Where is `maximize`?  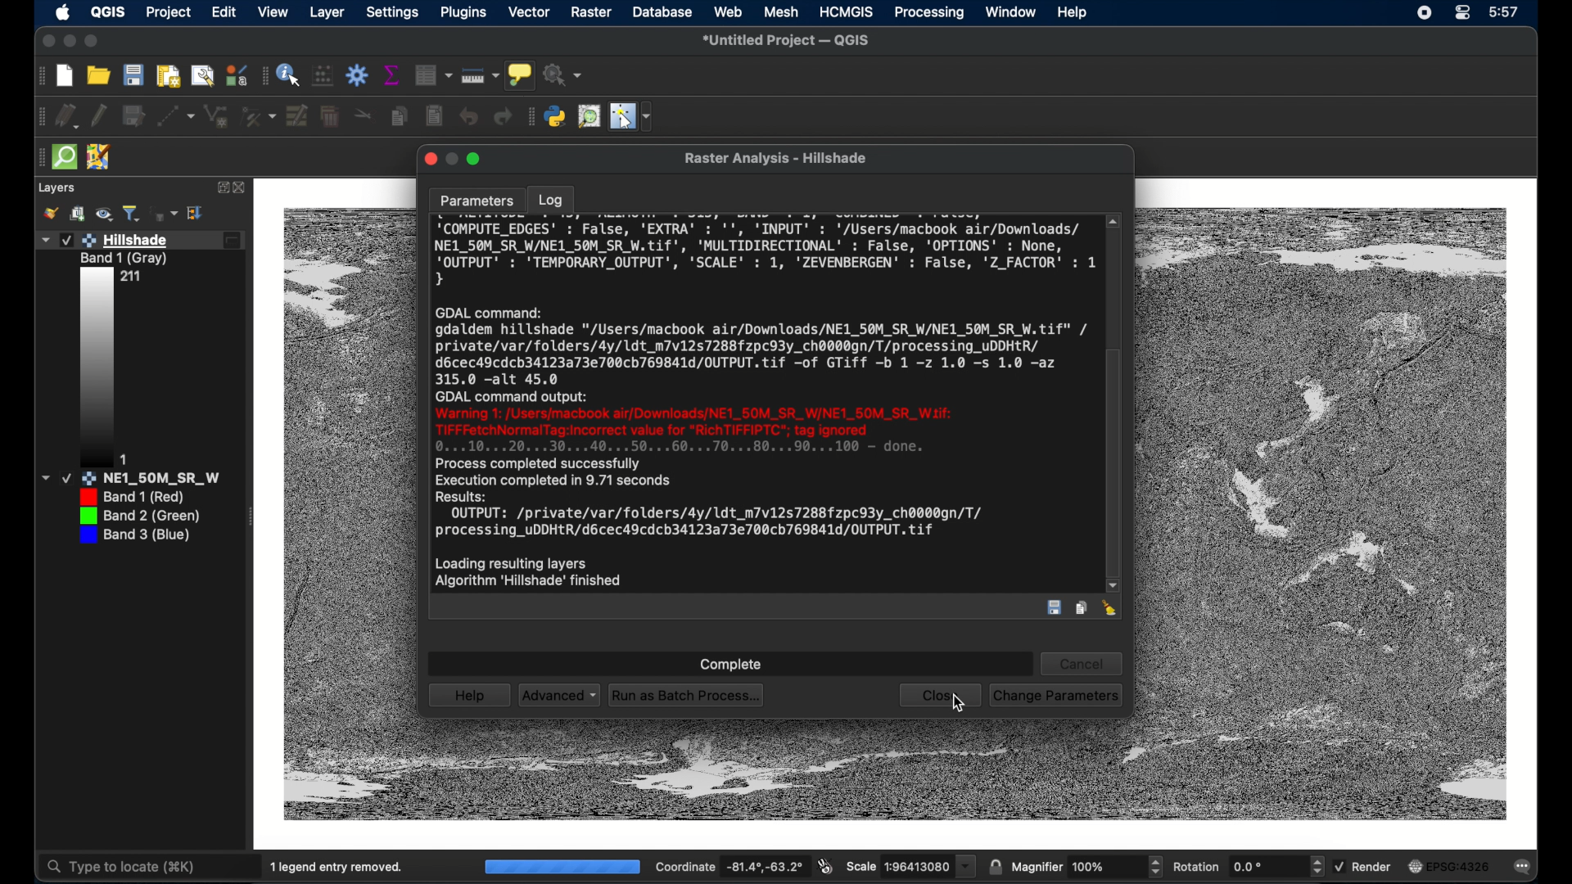
maximize is located at coordinates (93, 42).